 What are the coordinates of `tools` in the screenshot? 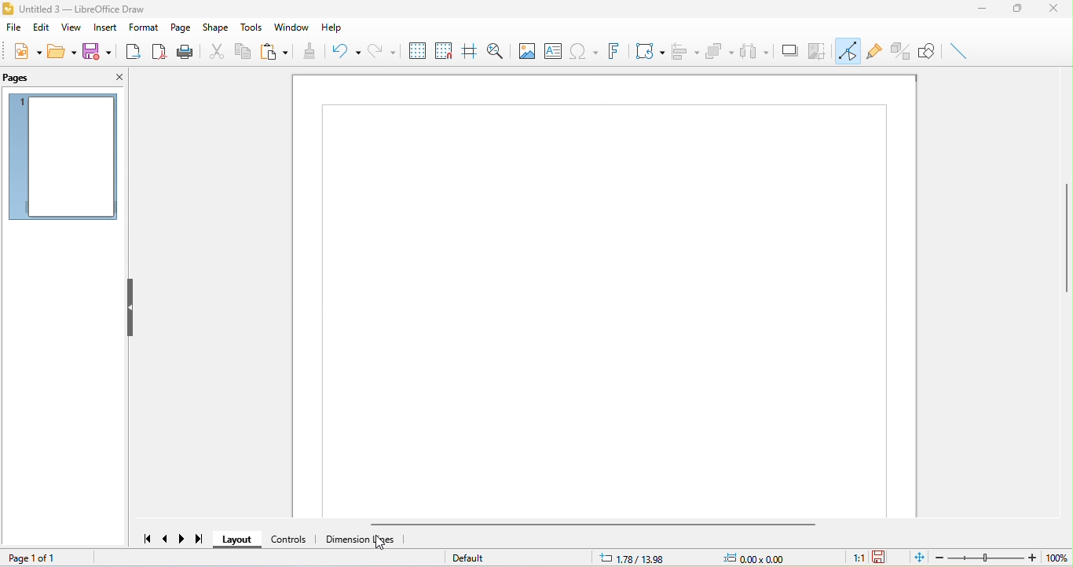 It's located at (249, 27).